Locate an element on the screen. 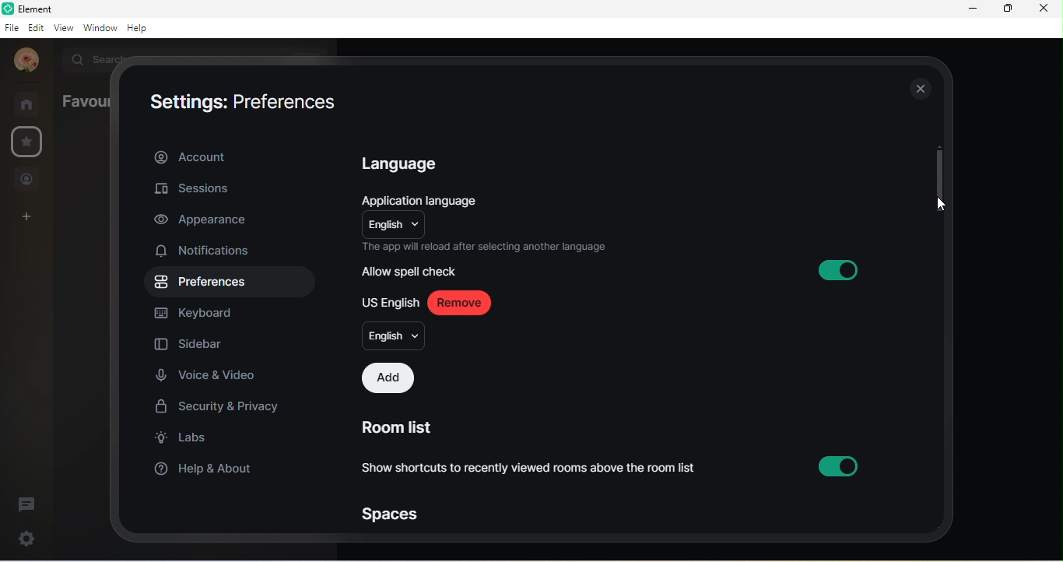 The height and width of the screenshot is (562, 1063). help and about is located at coordinates (205, 471).